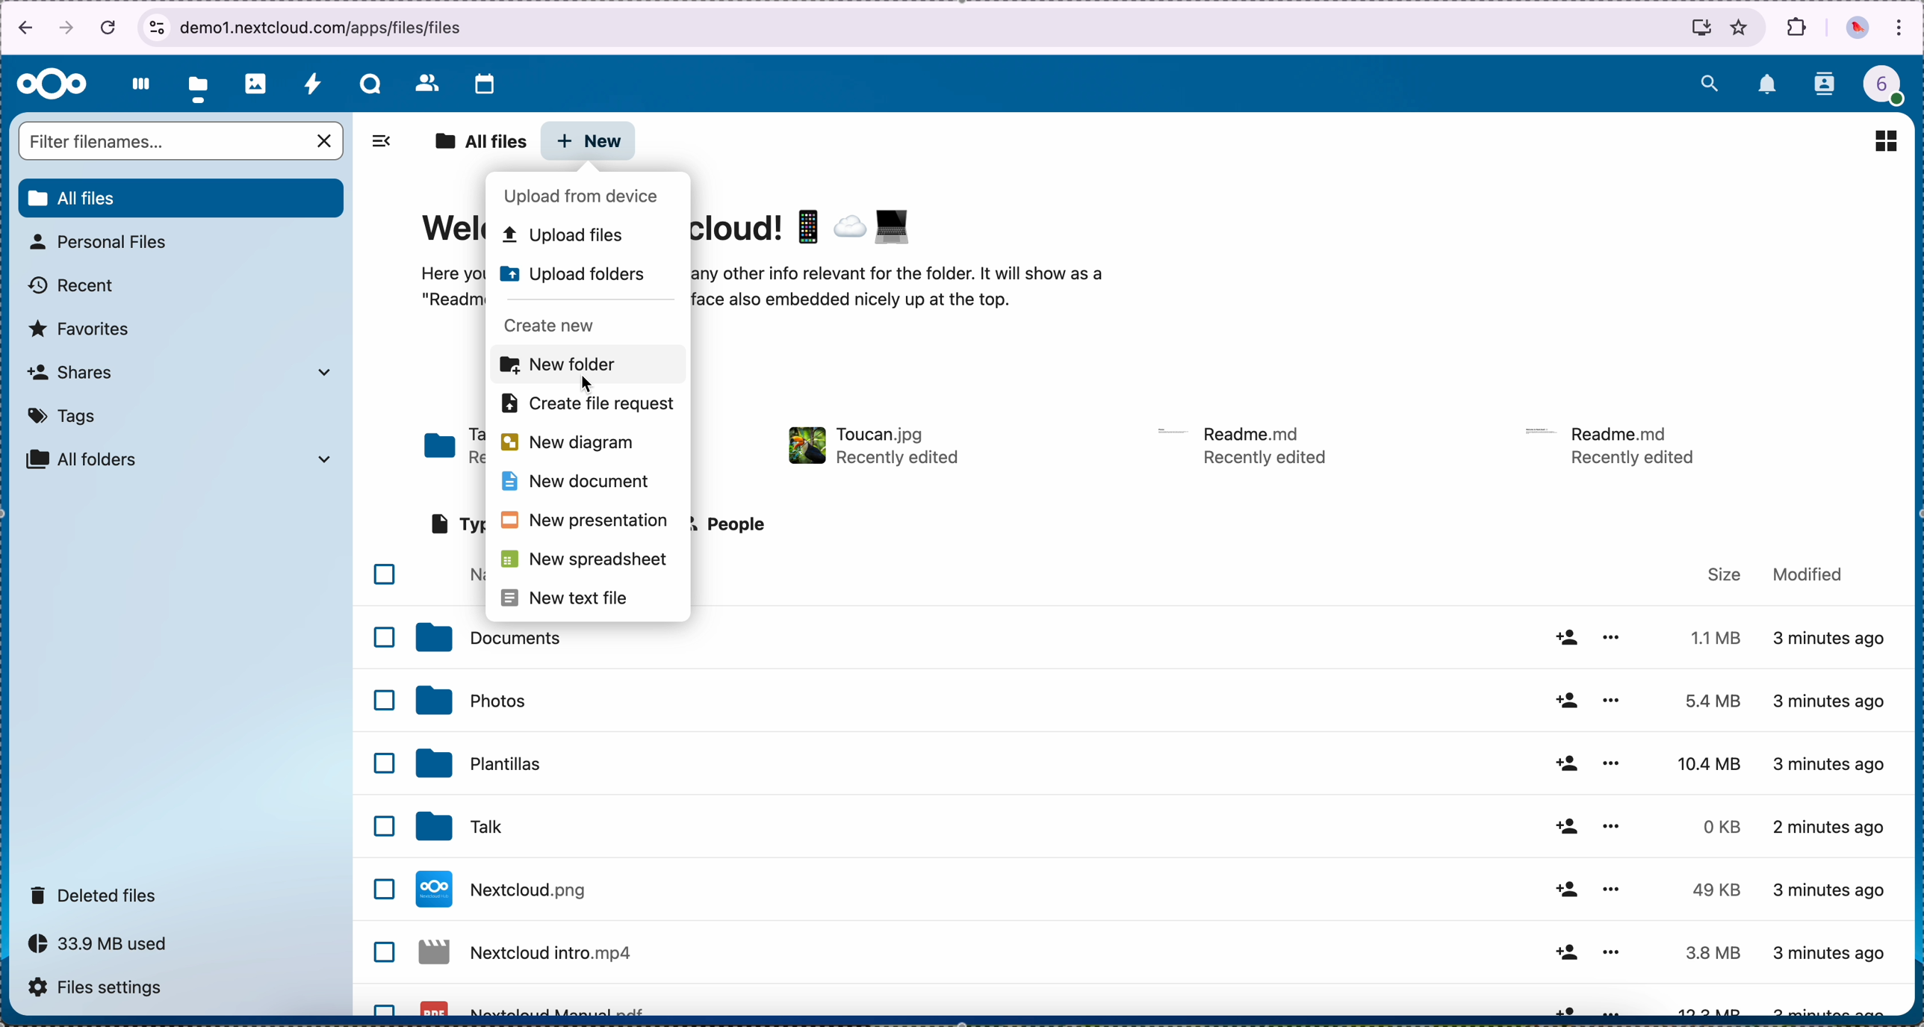  What do you see at coordinates (566, 323) in the screenshot?
I see `create new` at bounding box center [566, 323].